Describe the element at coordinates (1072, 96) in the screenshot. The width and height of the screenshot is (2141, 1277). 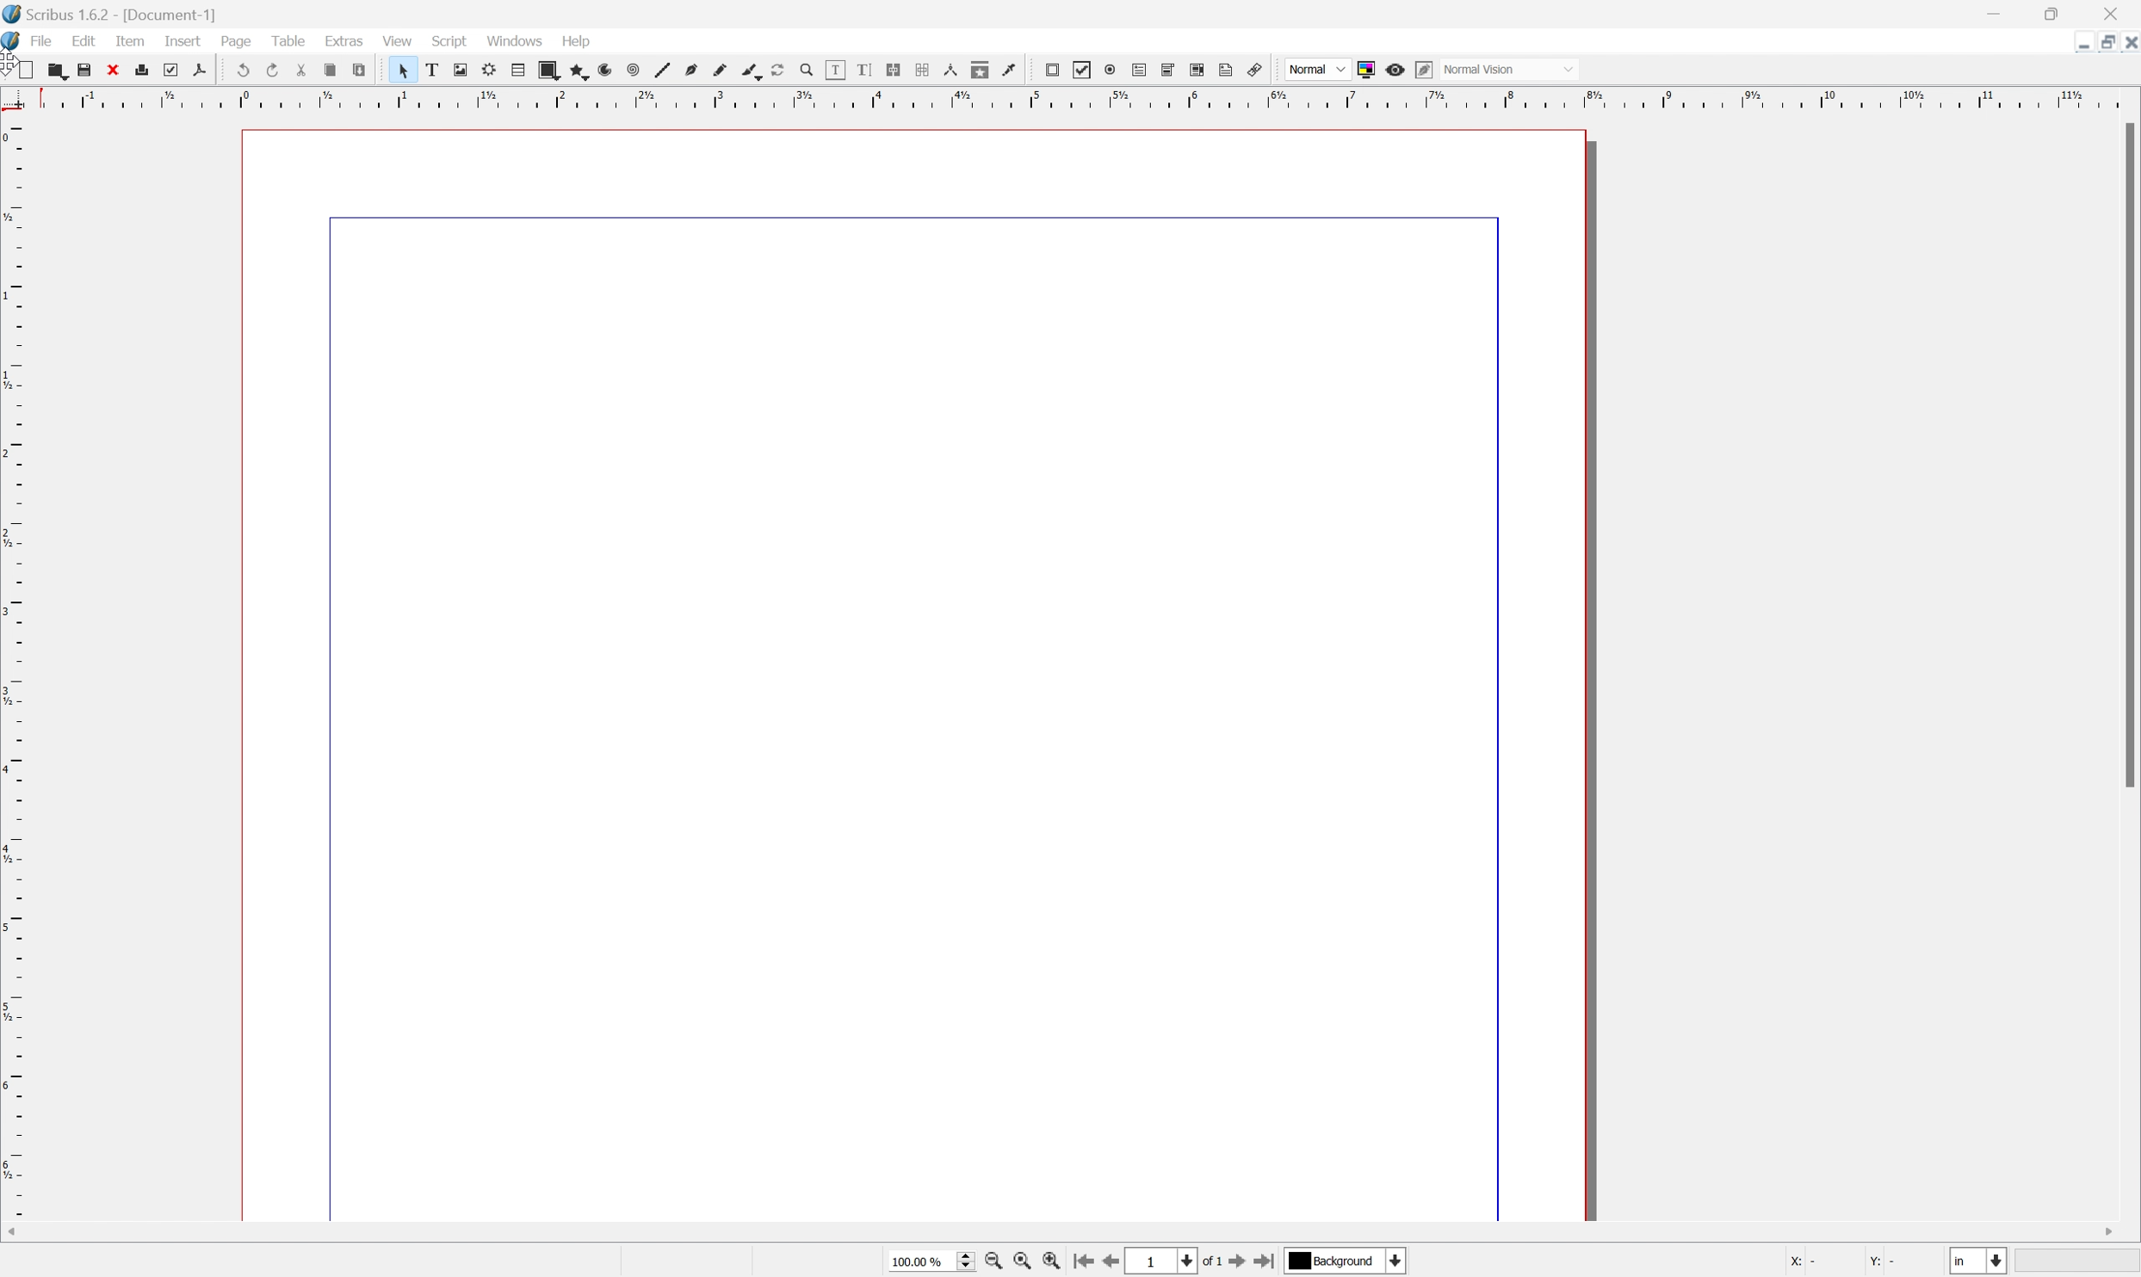
I see `ruler` at that location.